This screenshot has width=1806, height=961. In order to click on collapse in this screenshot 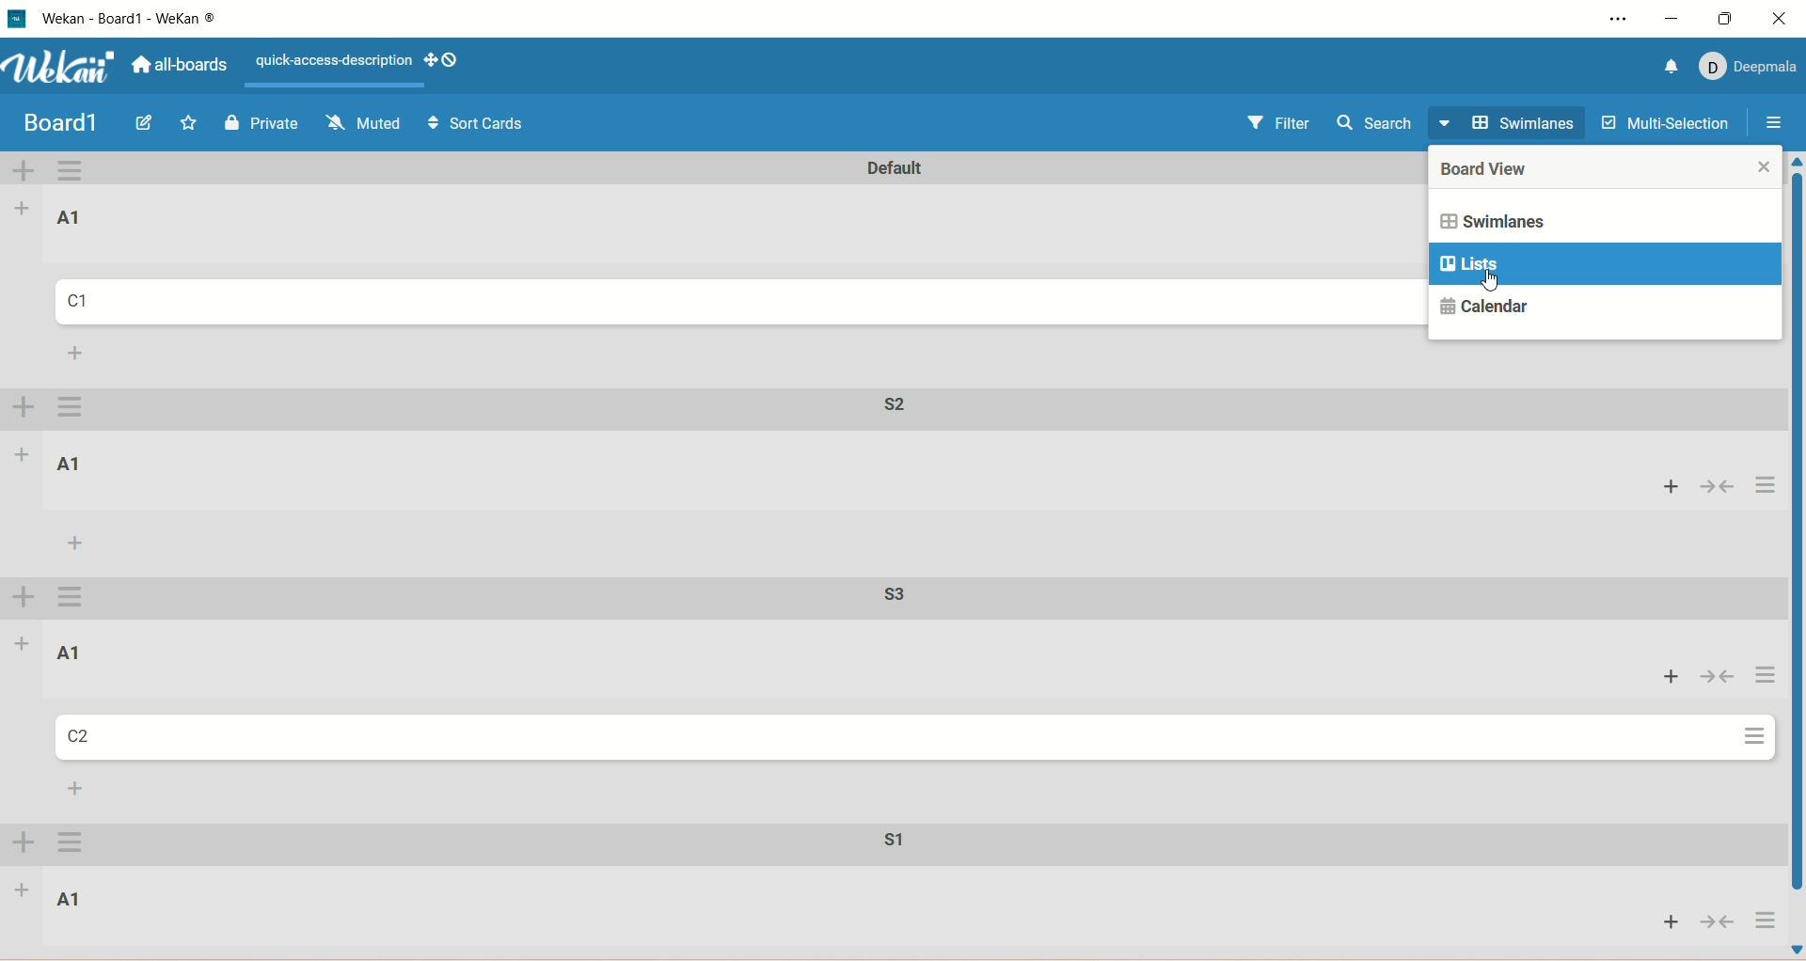, I will do `click(1721, 485)`.